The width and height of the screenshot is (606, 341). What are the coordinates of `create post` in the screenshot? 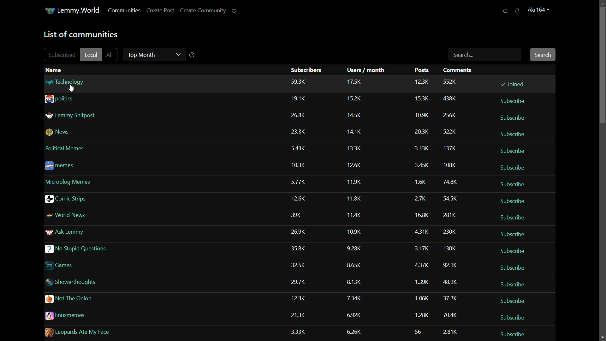 It's located at (160, 11).